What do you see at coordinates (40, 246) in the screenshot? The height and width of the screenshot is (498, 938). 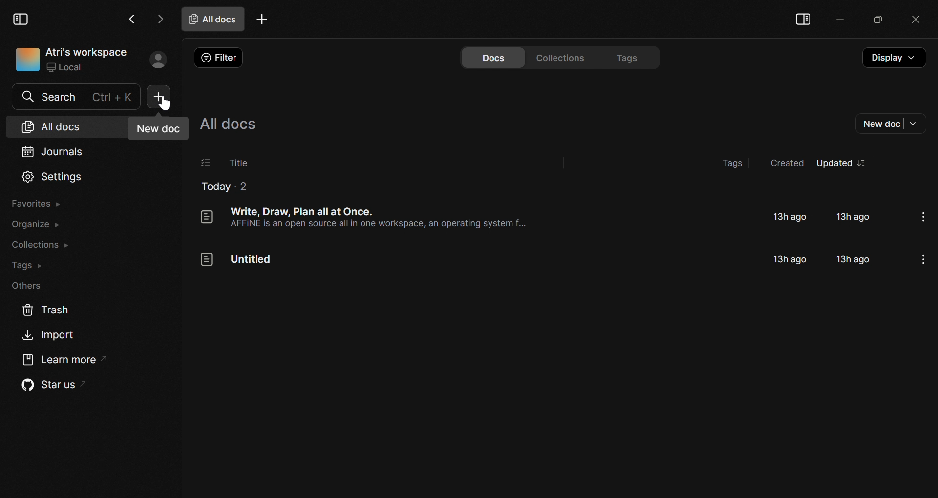 I see `Collections` at bounding box center [40, 246].